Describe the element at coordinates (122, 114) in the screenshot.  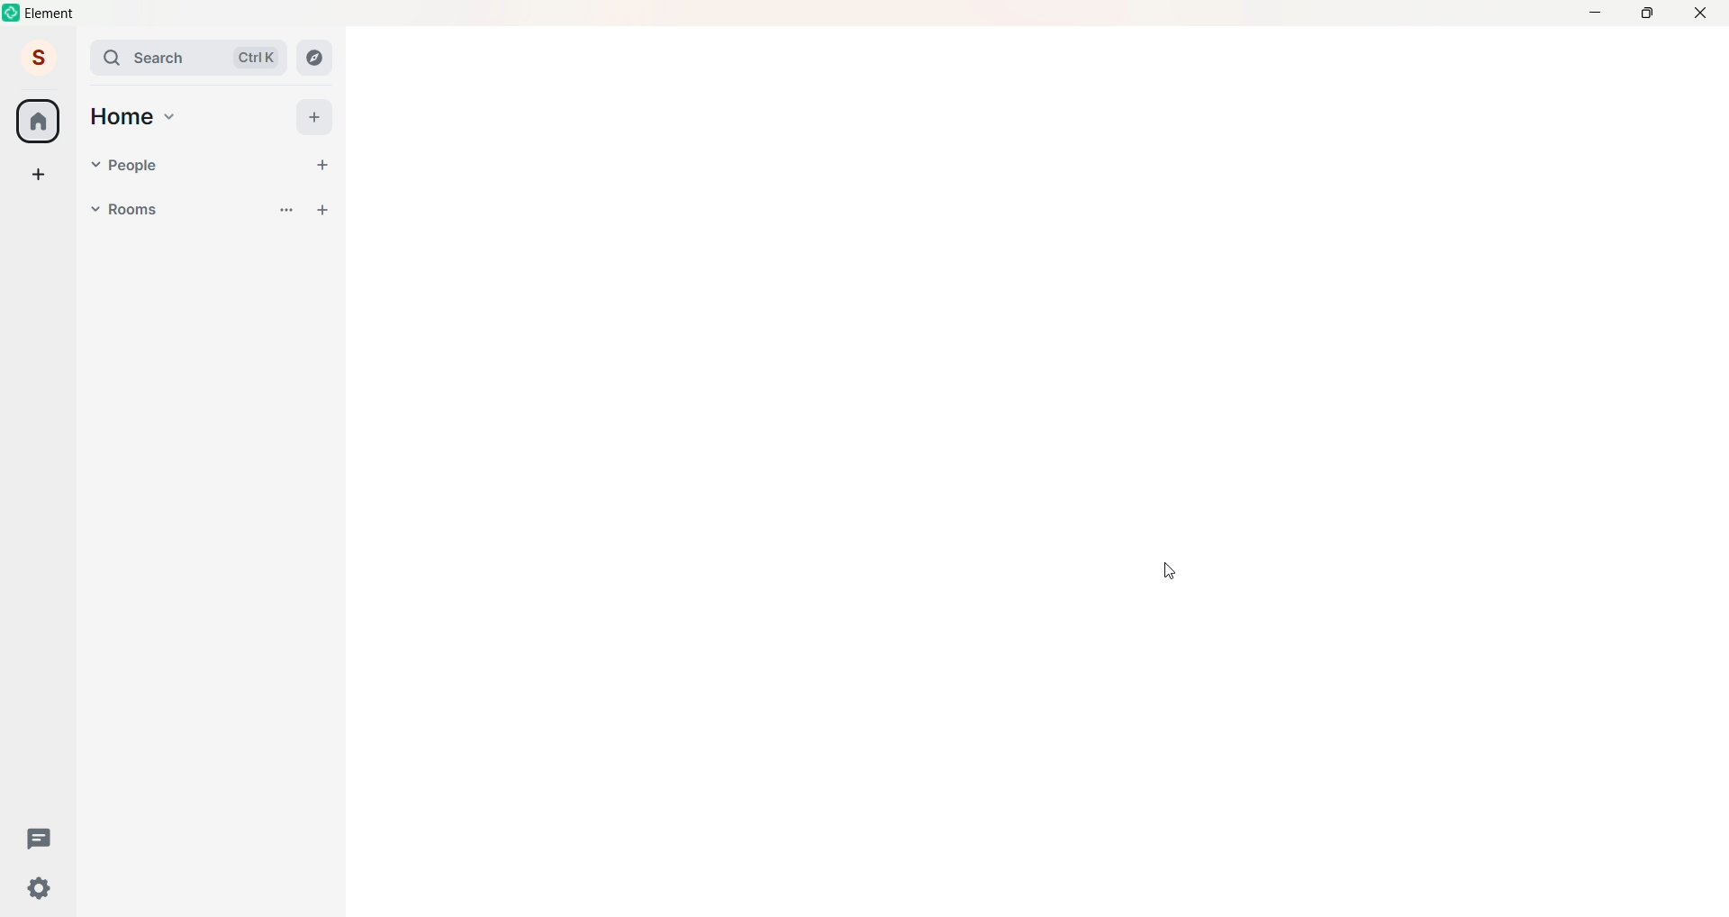
I see `Home` at that location.